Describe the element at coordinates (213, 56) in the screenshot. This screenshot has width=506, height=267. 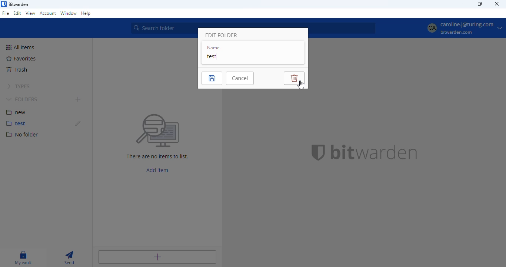
I see `test` at that location.